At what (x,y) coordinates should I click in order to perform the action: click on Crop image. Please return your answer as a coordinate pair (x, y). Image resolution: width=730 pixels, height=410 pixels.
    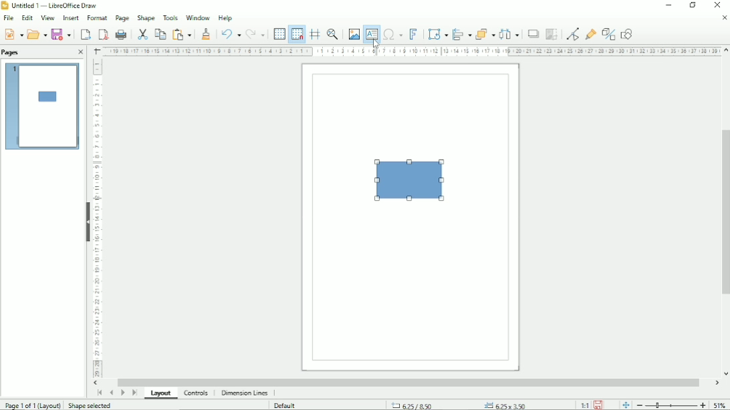
    Looking at the image, I should click on (552, 35).